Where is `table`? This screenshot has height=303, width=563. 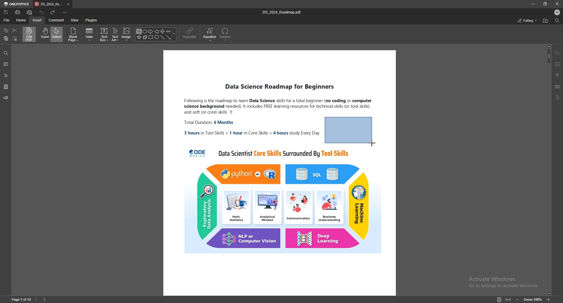 table is located at coordinates (558, 87).